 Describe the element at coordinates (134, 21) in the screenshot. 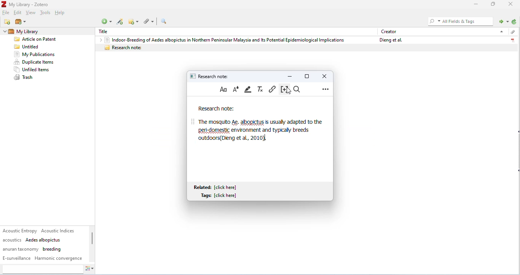

I see `new note` at that location.